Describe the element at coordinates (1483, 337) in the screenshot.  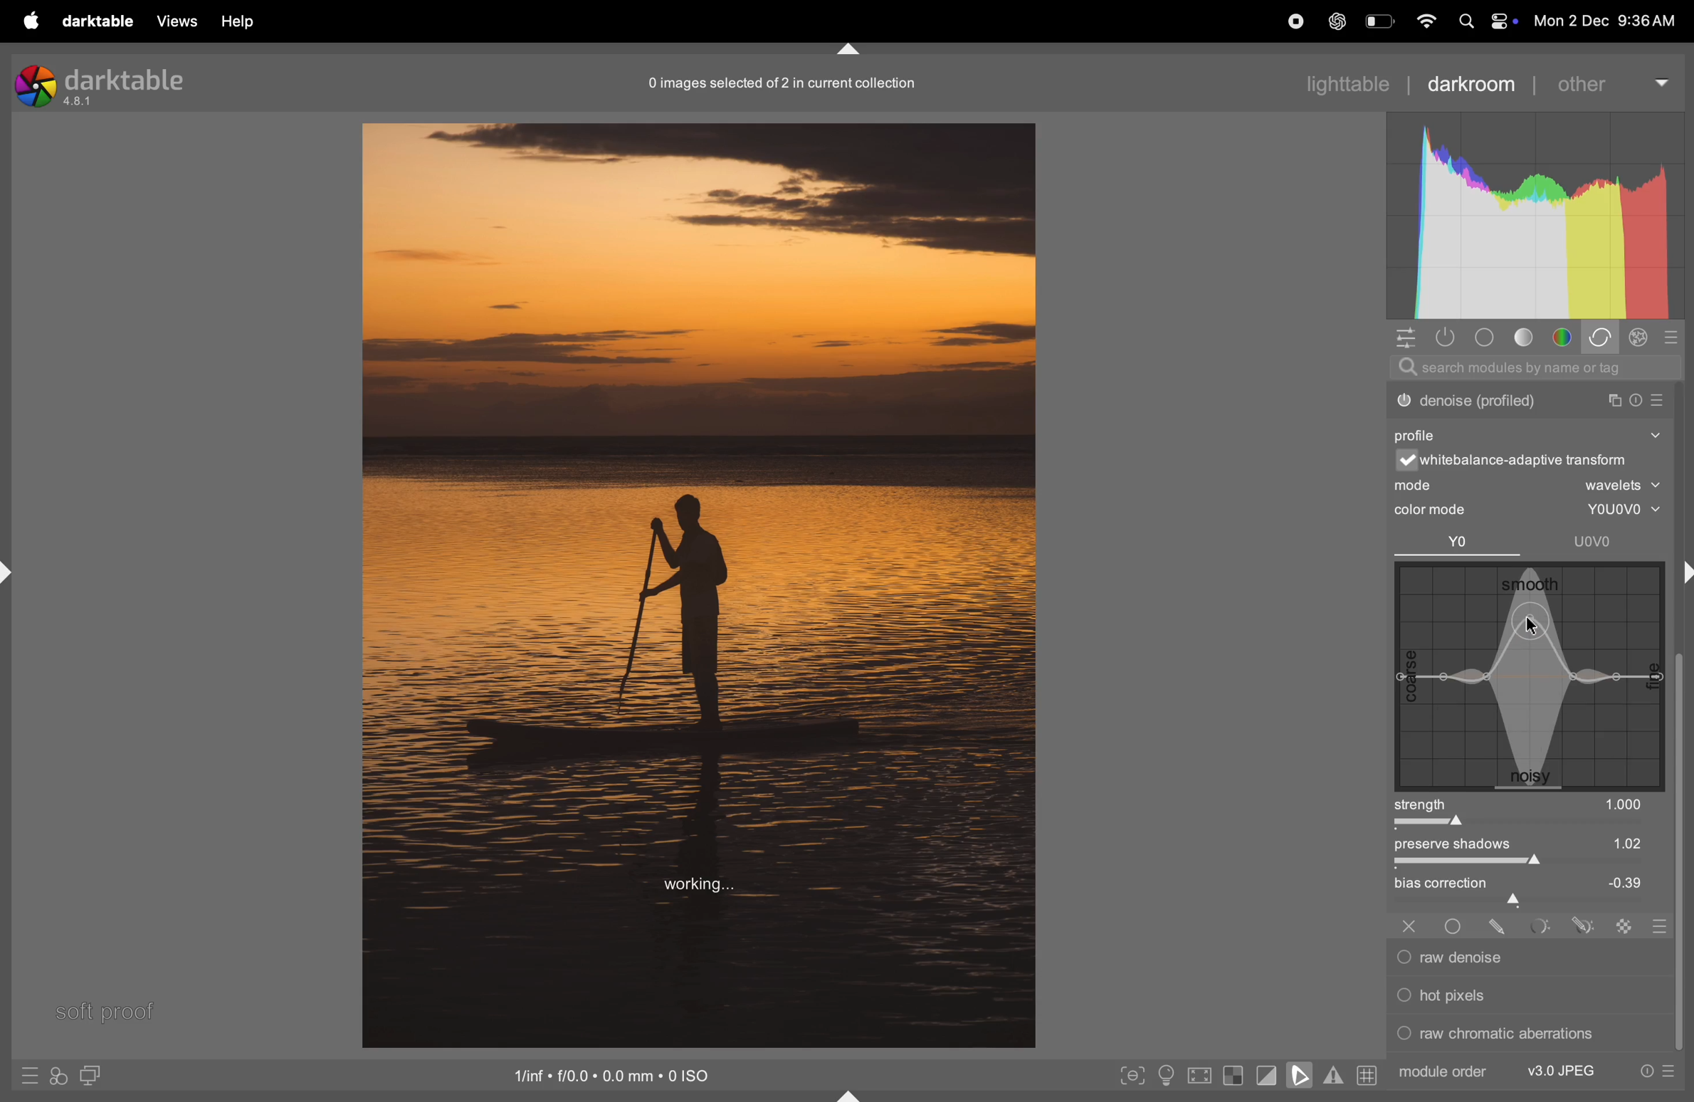
I see `base` at that location.